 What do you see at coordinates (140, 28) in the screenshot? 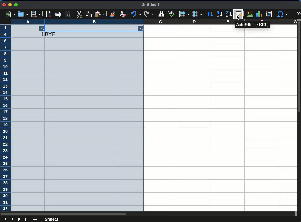
I see `filter` at bounding box center [140, 28].